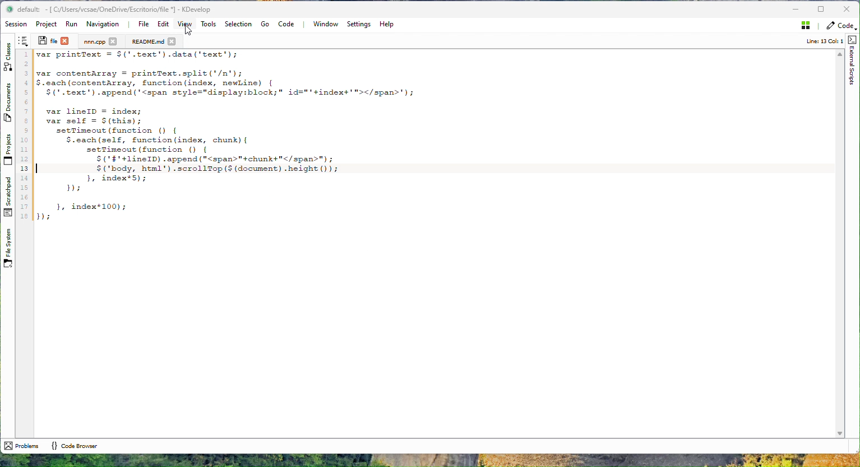  Describe the element at coordinates (47, 40) in the screenshot. I see `File` at that location.